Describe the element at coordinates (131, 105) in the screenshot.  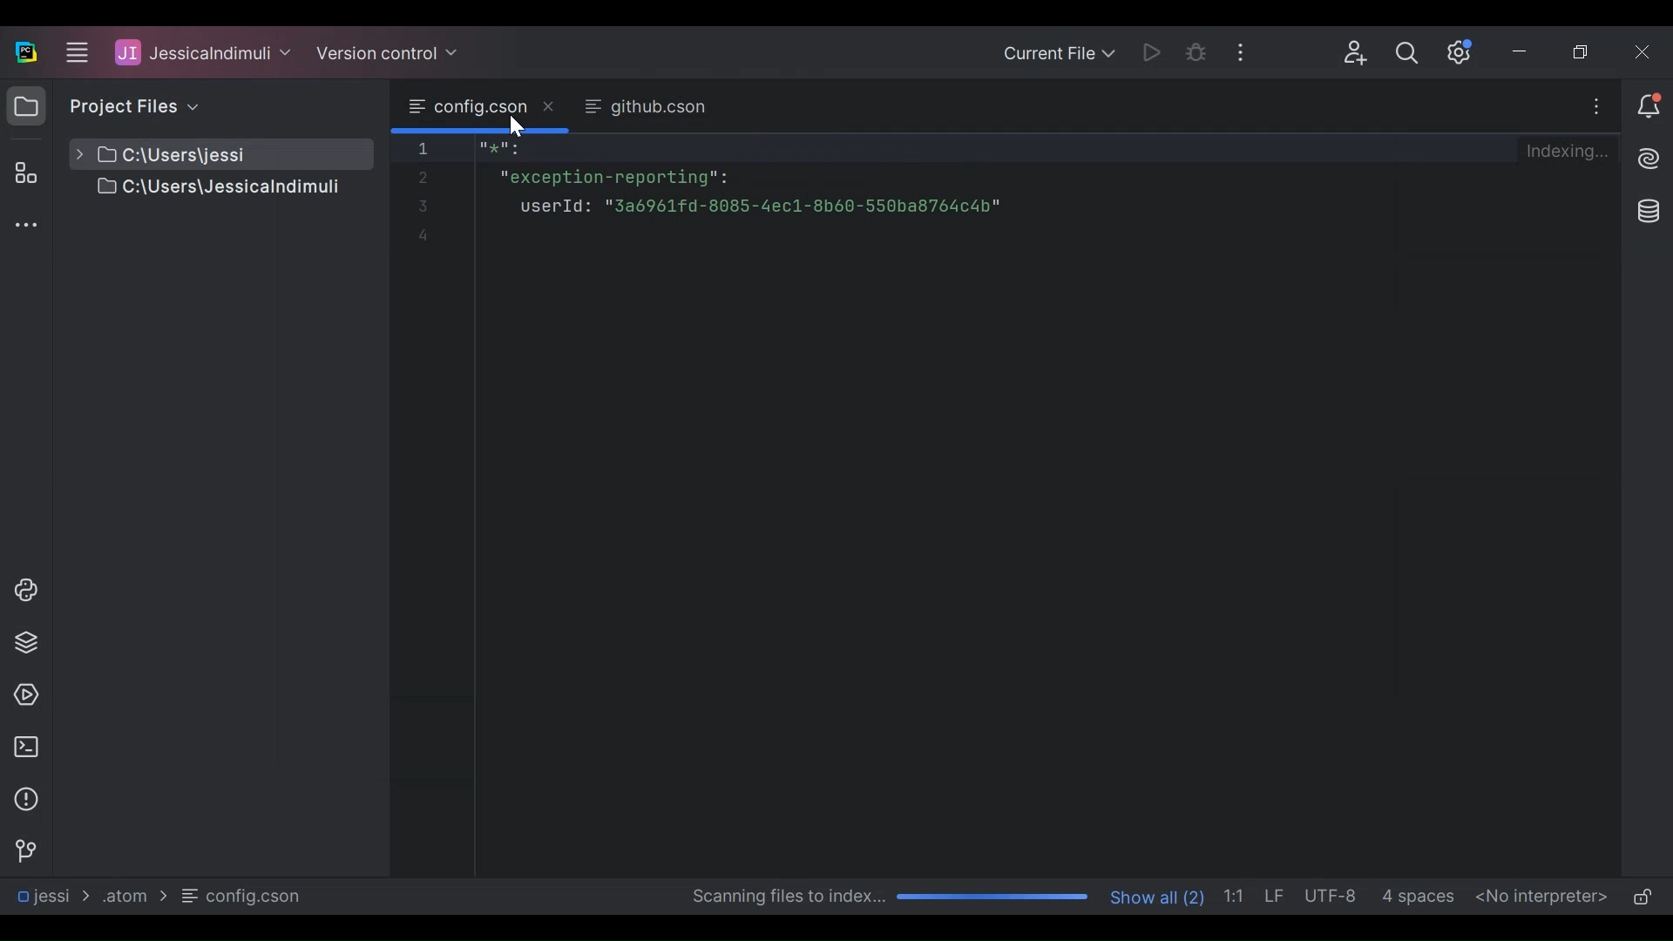
I see `Project File View` at that location.